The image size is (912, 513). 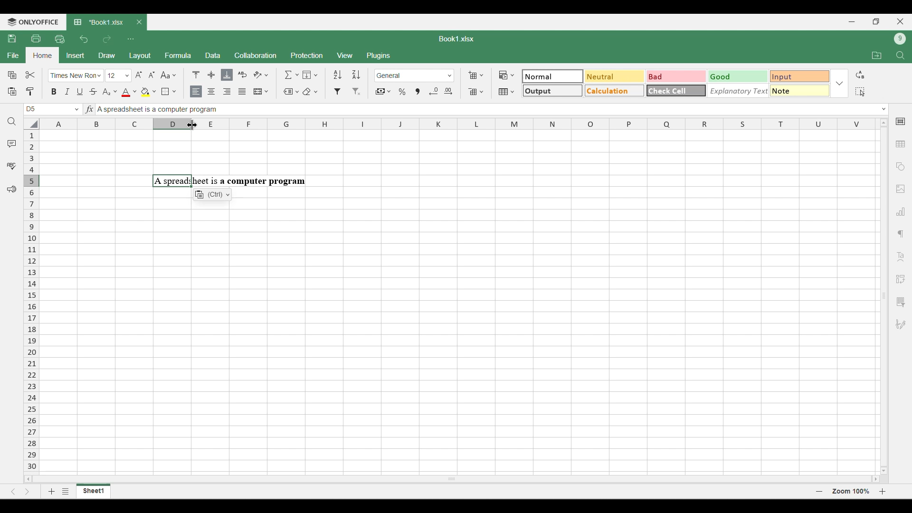 What do you see at coordinates (883, 491) in the screenshot?
I see `Zoom in` at bounding box center [883, 491].